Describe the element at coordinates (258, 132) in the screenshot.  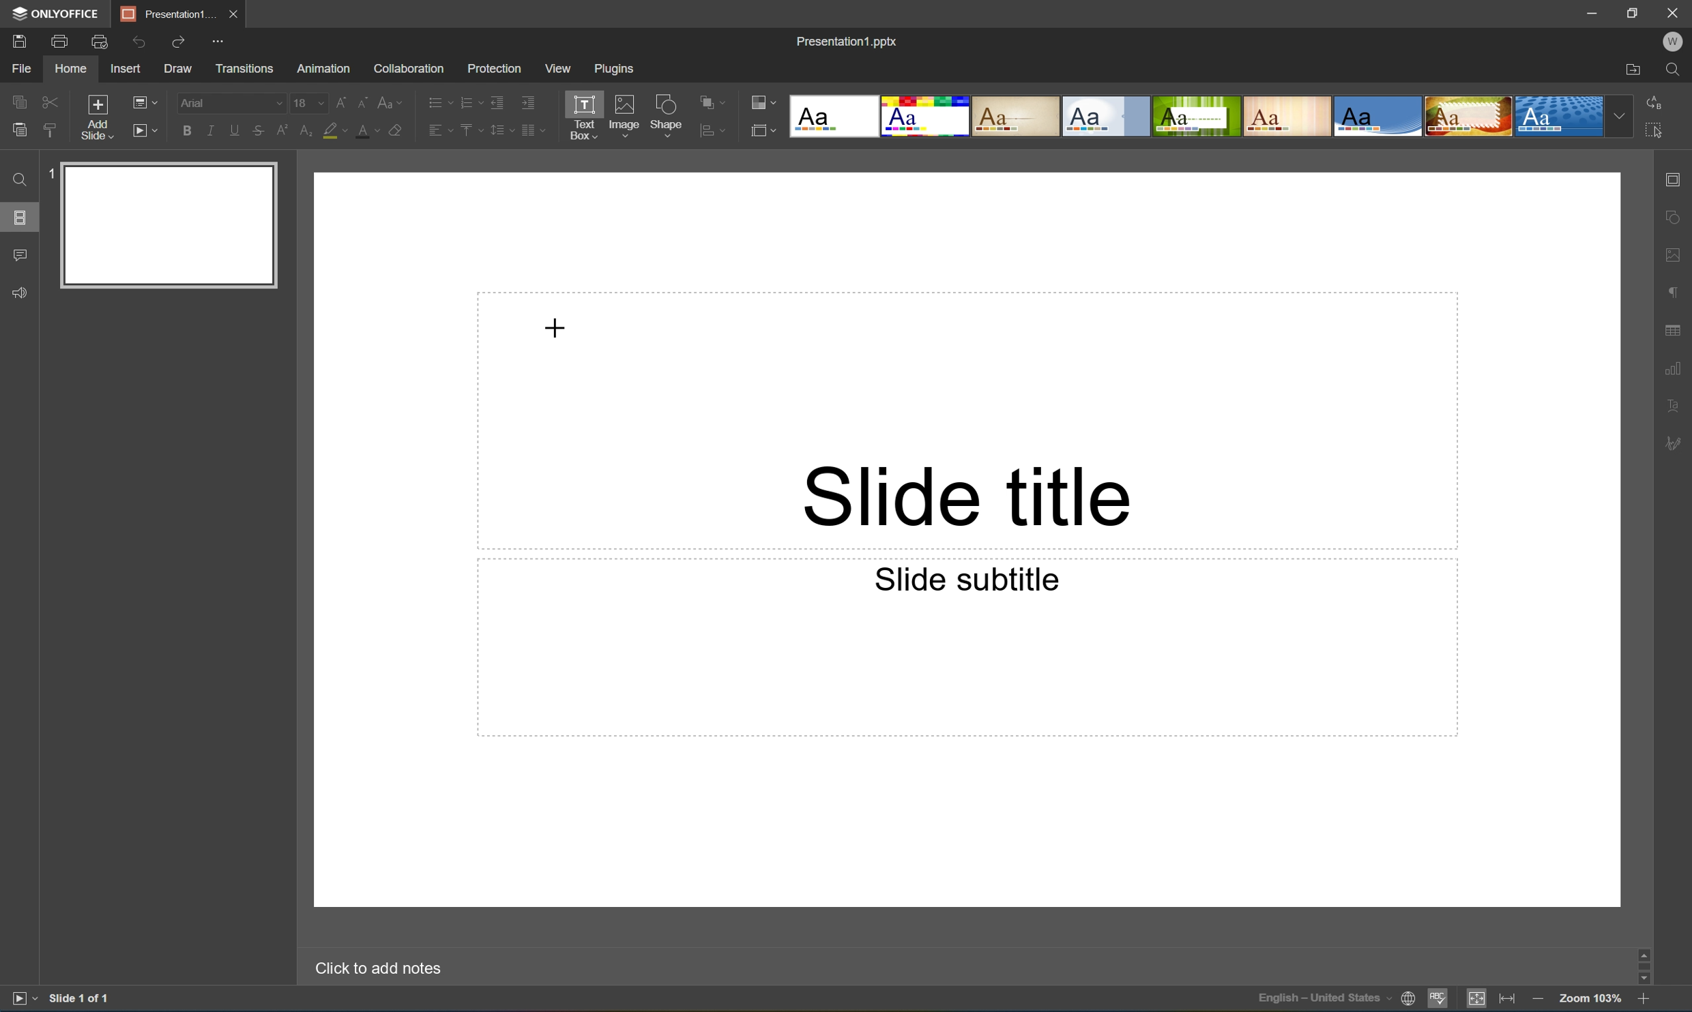
I see `Strikethrough` at that location.